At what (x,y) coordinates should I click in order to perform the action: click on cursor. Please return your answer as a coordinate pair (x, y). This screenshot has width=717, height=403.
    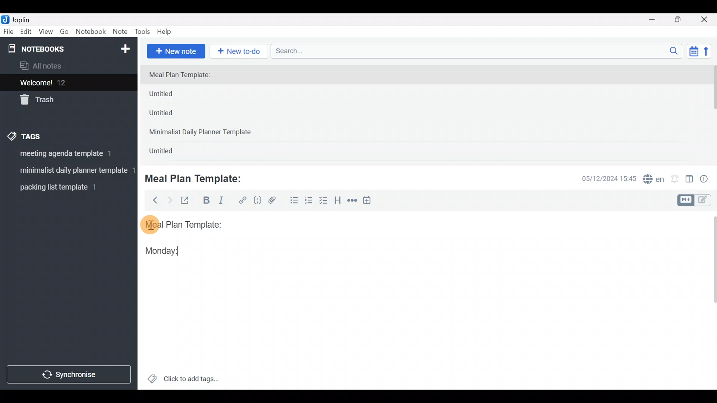
    Looking at the image, I should click on (149, 224).